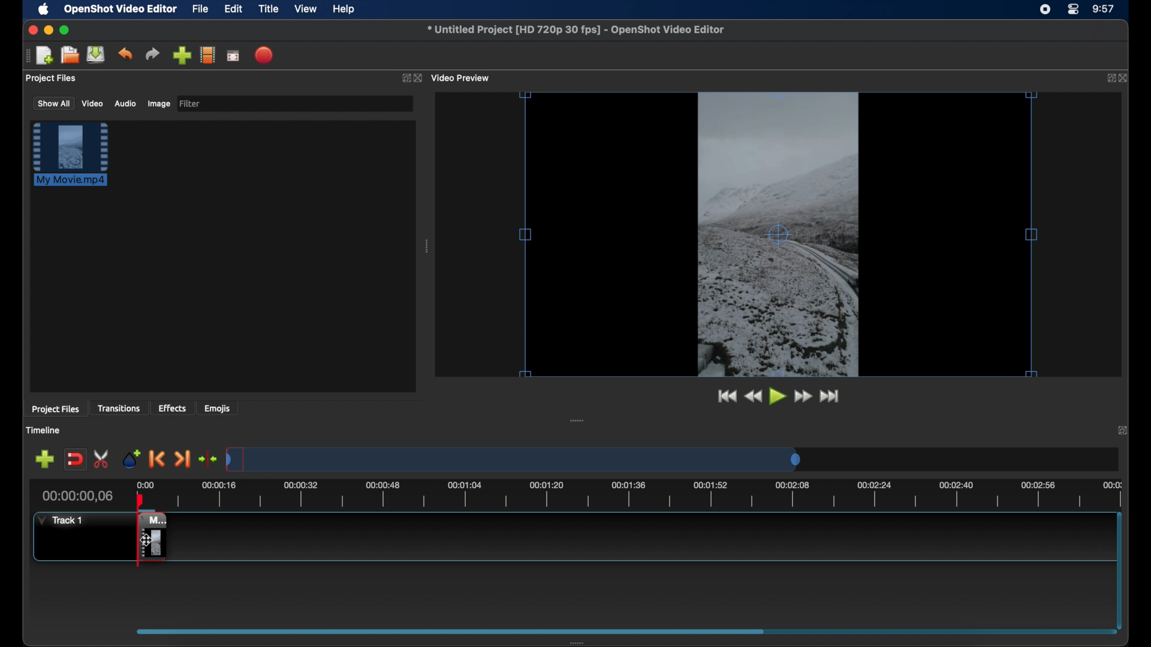  Describe the element at coordinates (102, 459) in the screenshot. I see `enable razor` at that location.